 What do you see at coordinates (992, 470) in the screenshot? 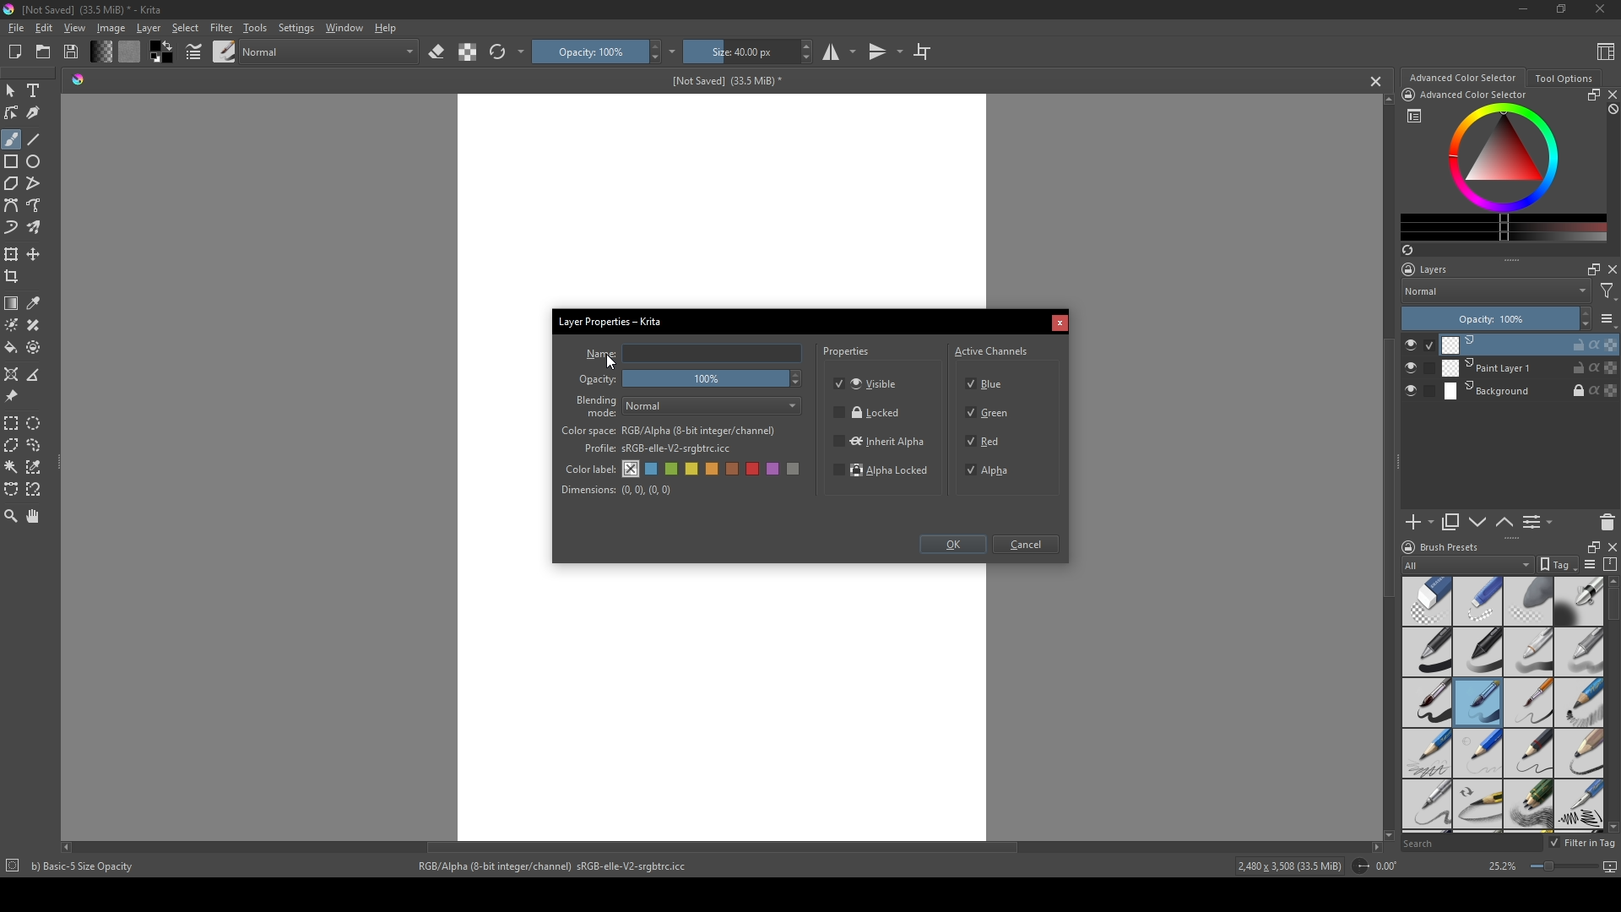
I see `Alpha` at bounding box center [992, 470].